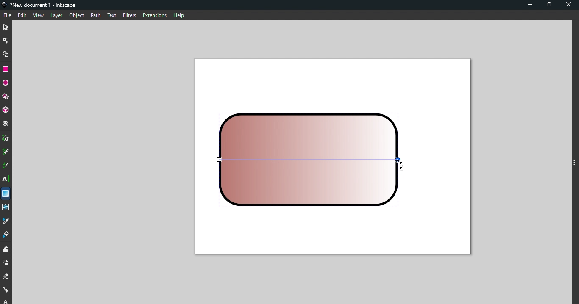 This screenshot has width=579, height=304. I want to click on Paint bucket tool, so click(8, 236).